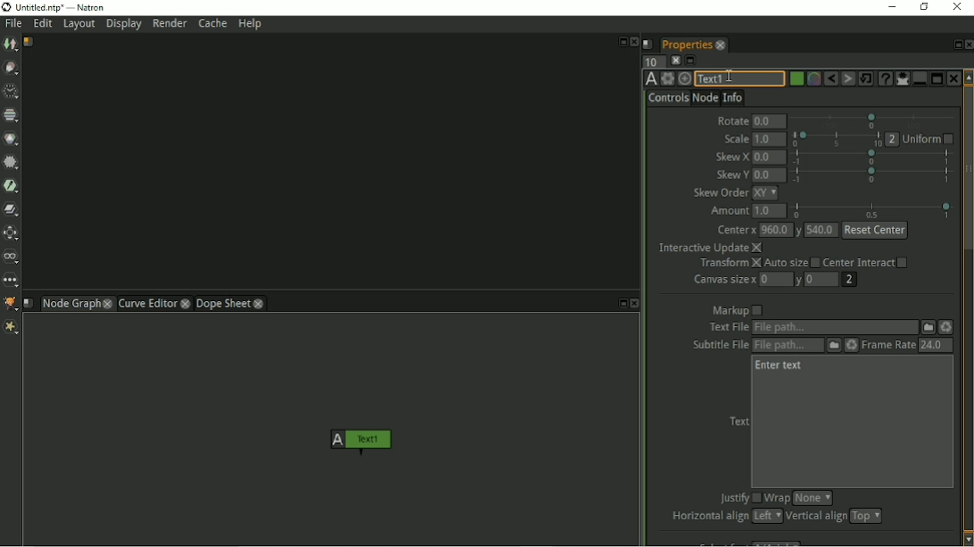 This screenshot has height=547, width=974. I want to click on Uniform, so click(929, 140).